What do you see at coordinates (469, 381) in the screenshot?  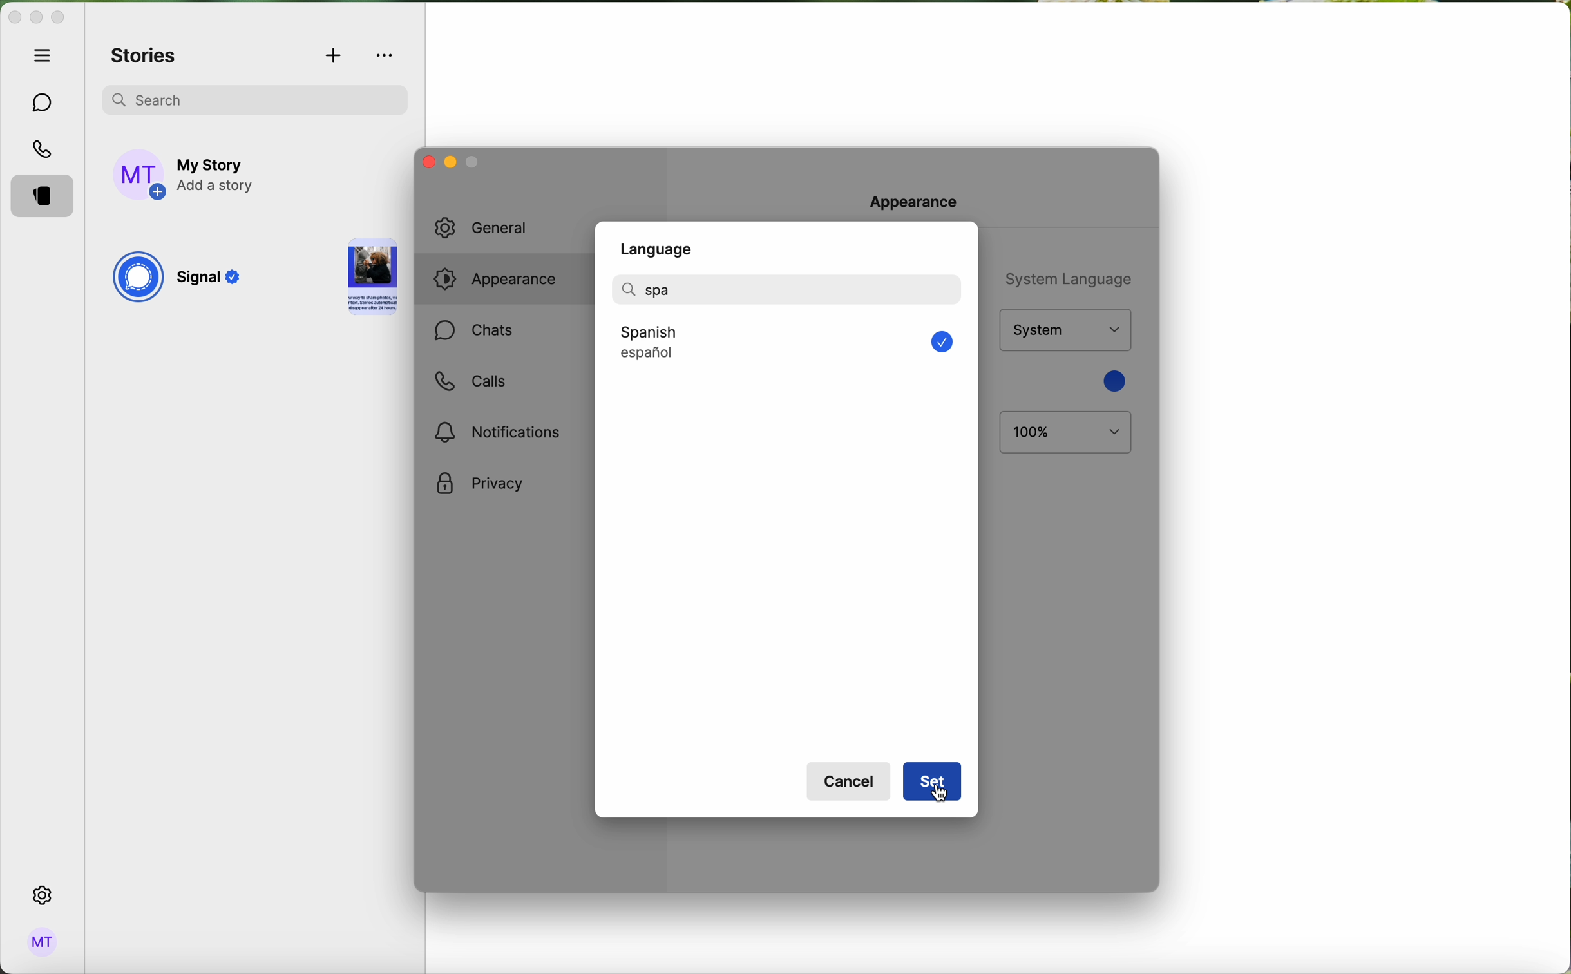 I see `calls` at bounding box center [469, 381].